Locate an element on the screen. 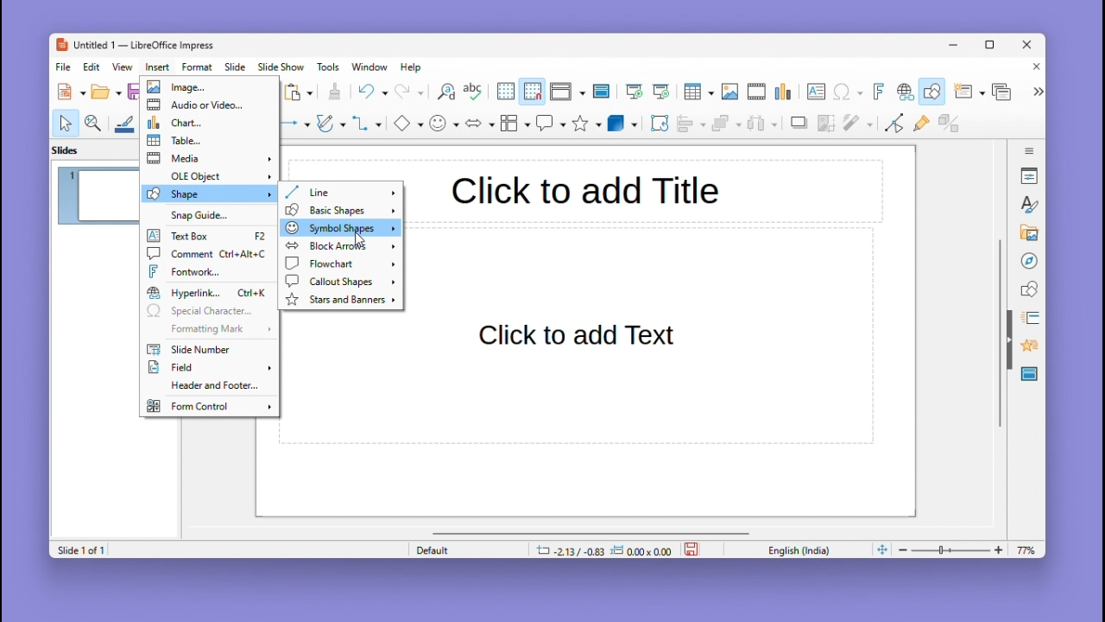 The image size is (1105, 622). Display views is located at coordinates (565, 92).